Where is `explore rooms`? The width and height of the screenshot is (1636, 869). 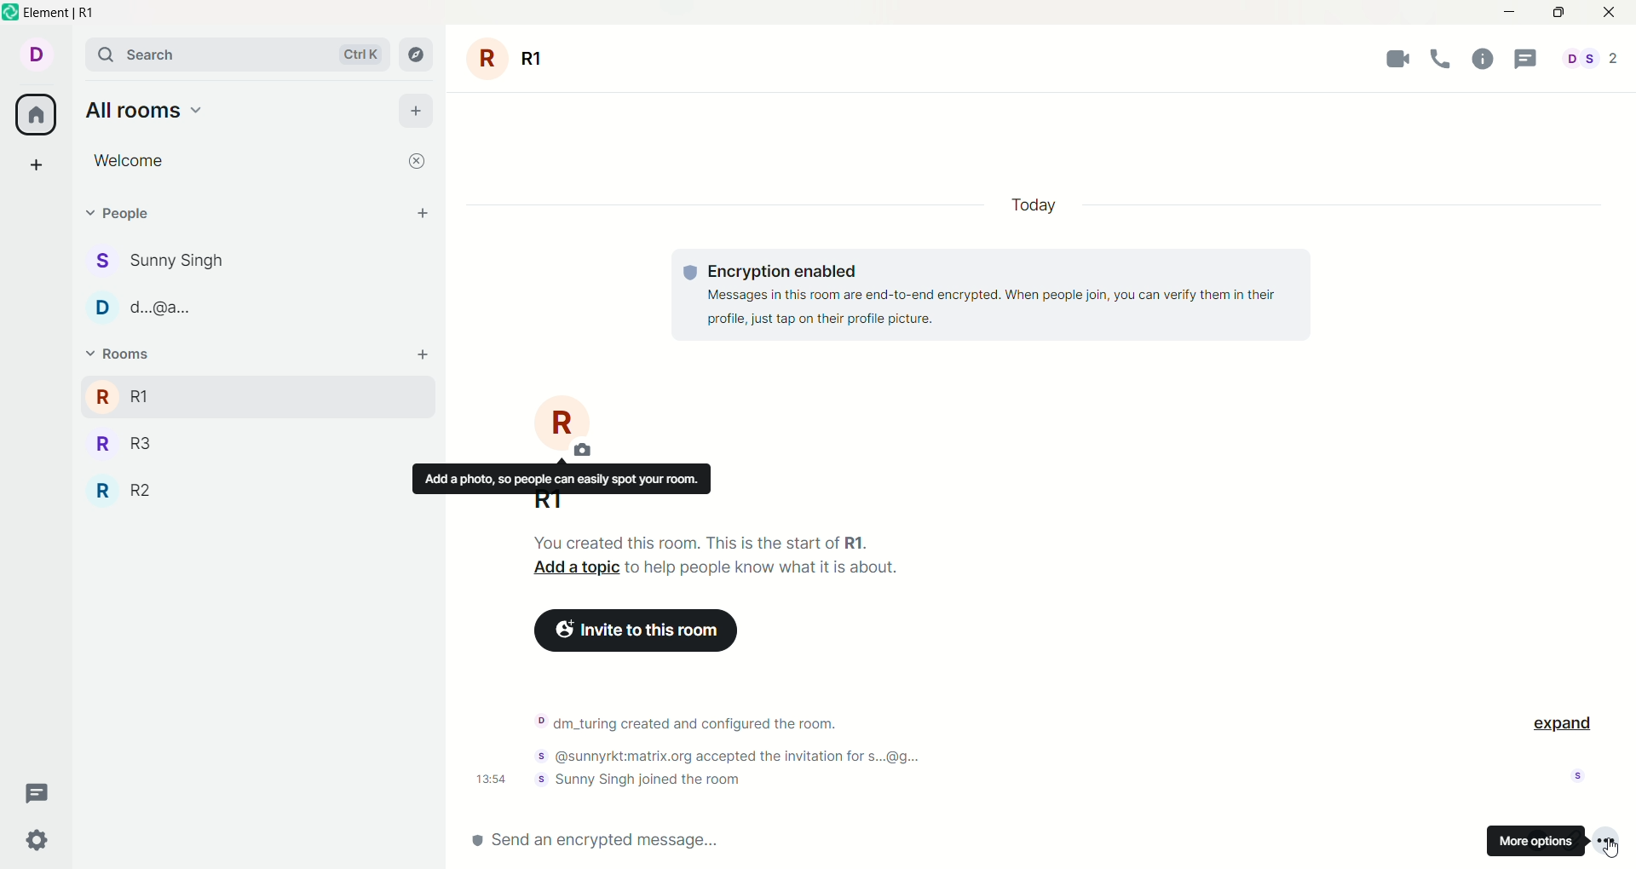 explore rooms is located at coordinates (417, 55).